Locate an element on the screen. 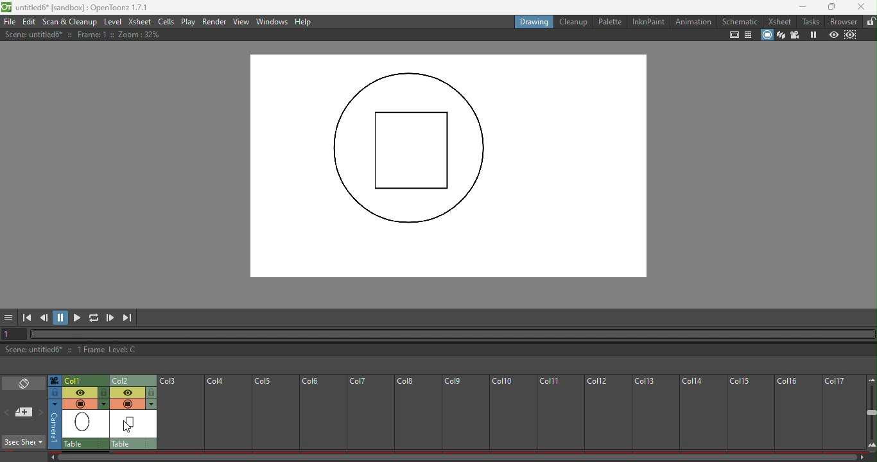  Help is located at coordinates (304, 22).